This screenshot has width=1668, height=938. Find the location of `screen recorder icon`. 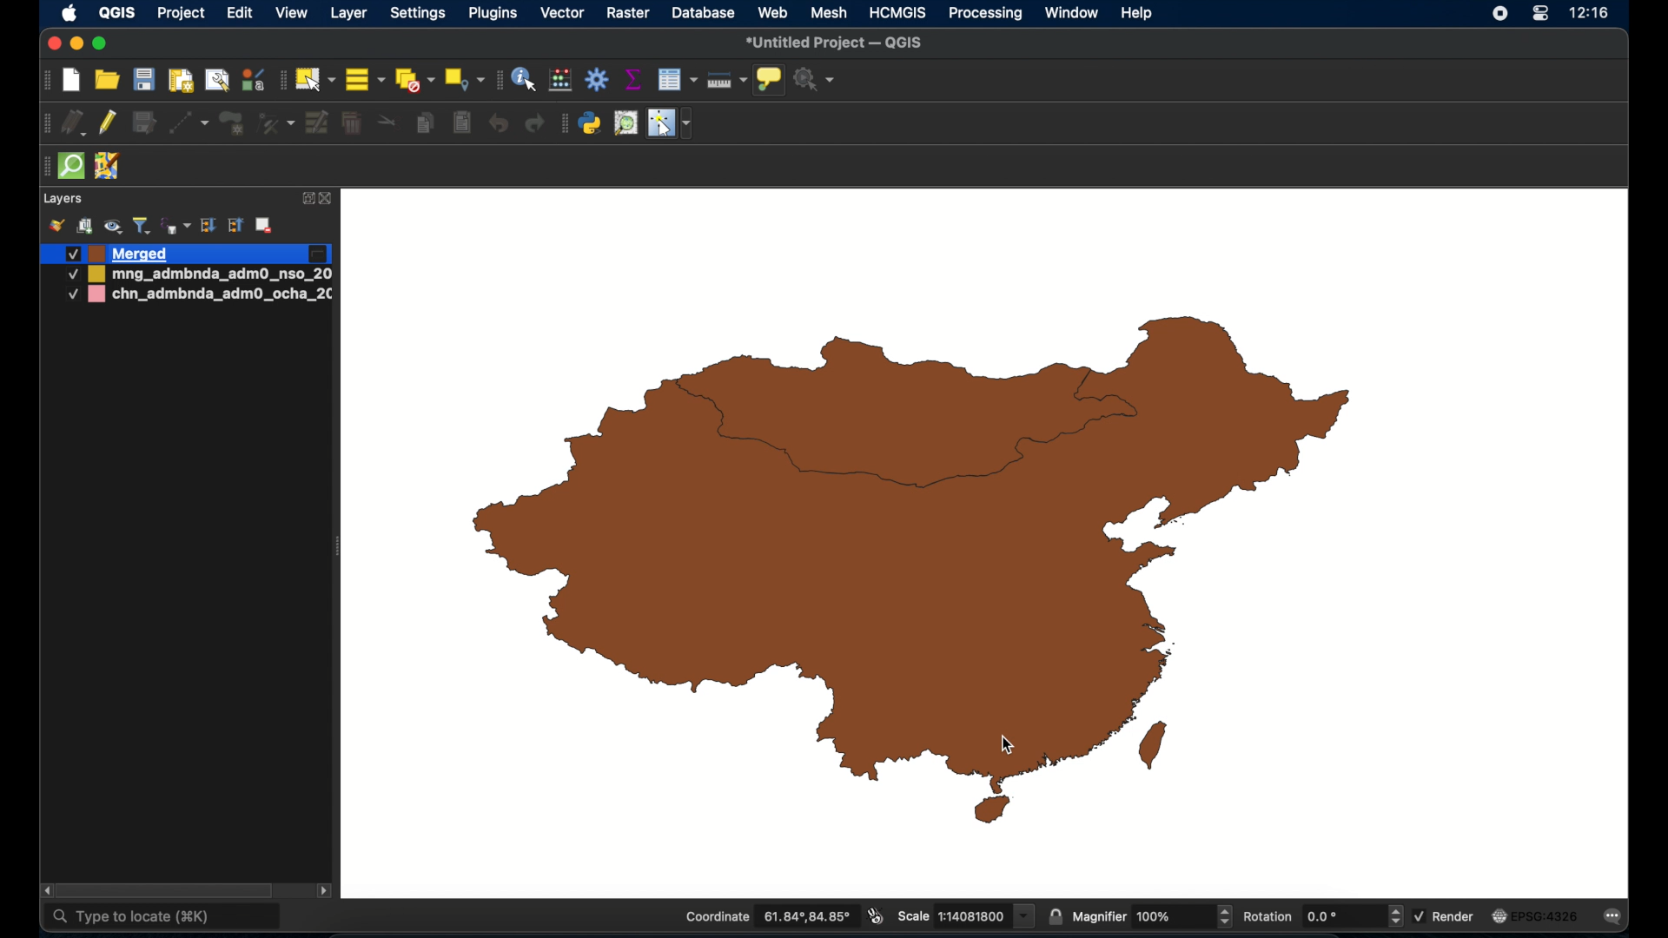

screen recorder icon is located at coordinates (1498, 14).